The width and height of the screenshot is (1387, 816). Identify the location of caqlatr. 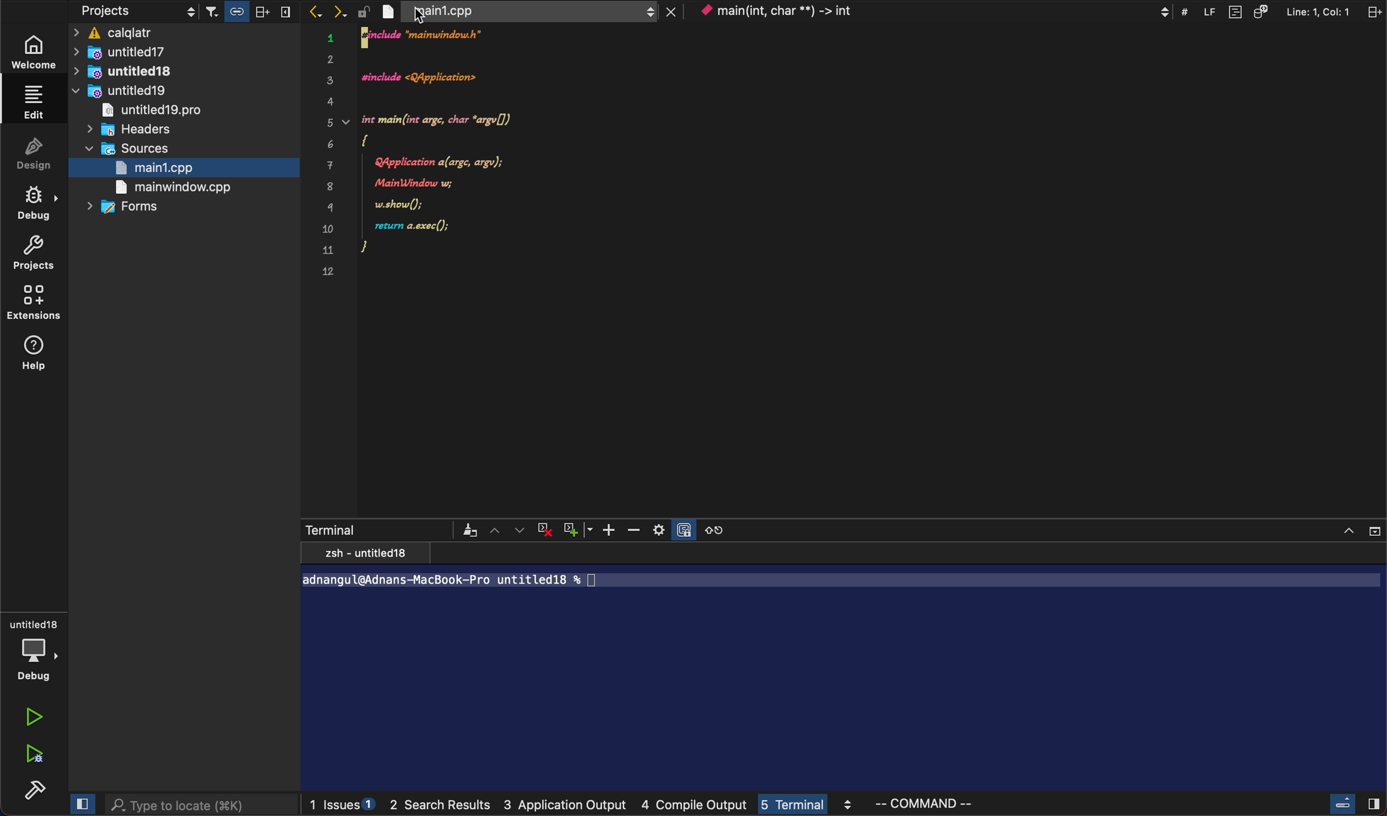
(184, 32).